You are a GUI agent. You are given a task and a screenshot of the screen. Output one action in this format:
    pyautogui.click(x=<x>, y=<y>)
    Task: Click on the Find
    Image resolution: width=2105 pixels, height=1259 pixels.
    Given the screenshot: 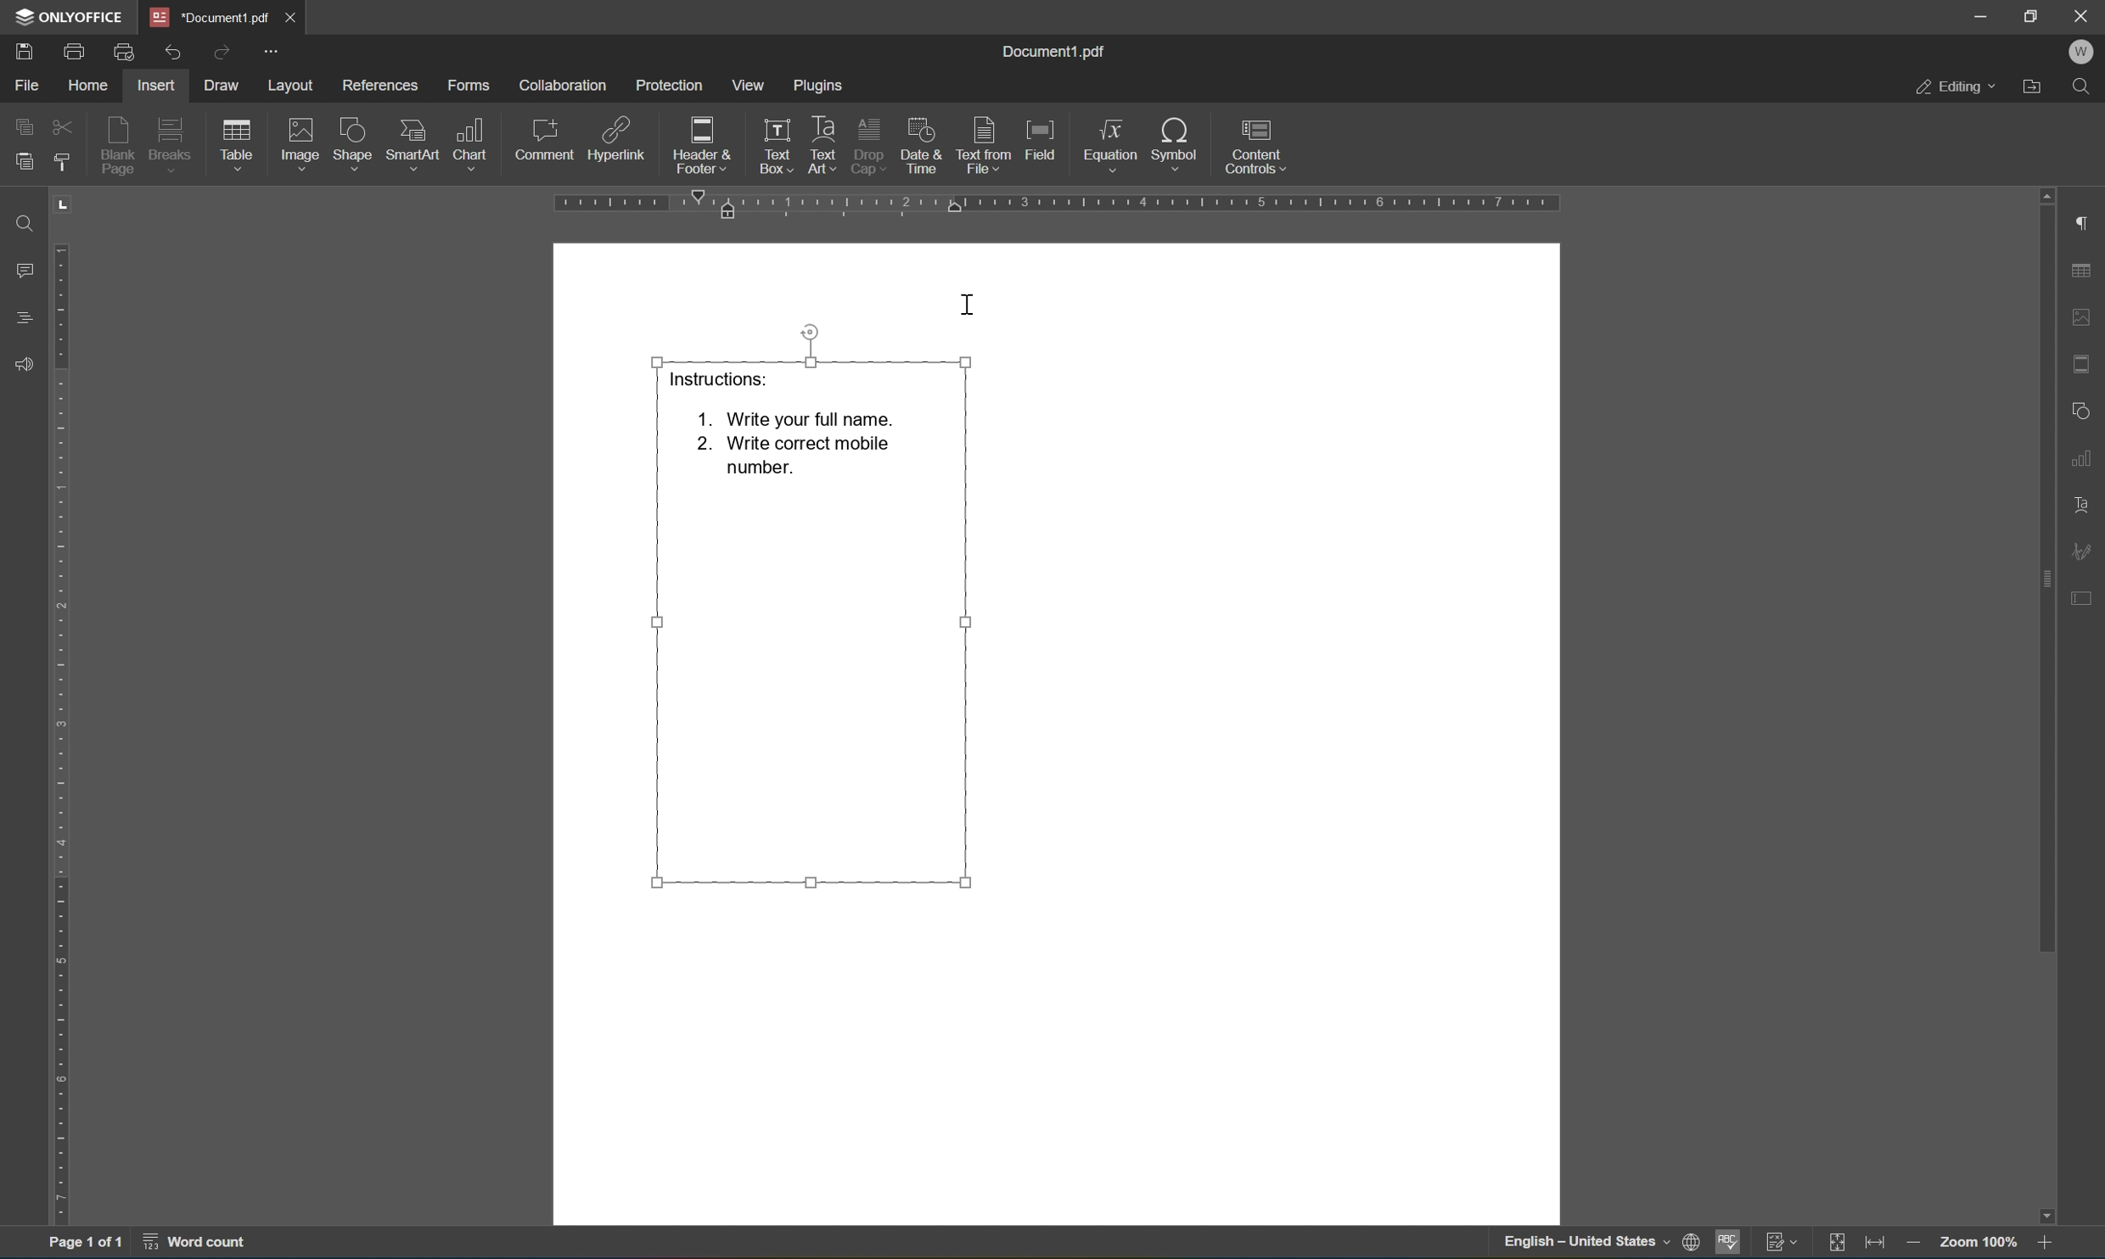 What is the action you would take?
    pyautogui.click(x=27, y=225)
    